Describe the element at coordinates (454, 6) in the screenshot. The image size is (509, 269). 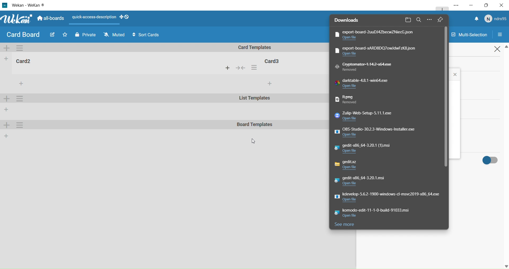
I see `Settings and more` at that location.